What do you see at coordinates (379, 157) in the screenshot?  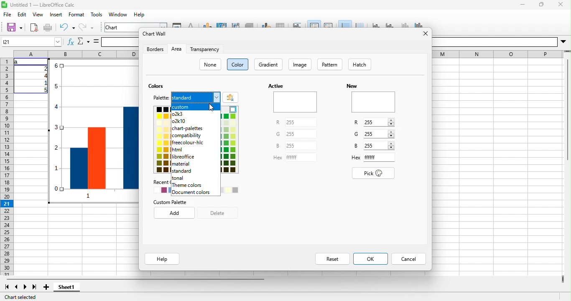 I see `Input for Hex code` at bounding box center [379, 157].